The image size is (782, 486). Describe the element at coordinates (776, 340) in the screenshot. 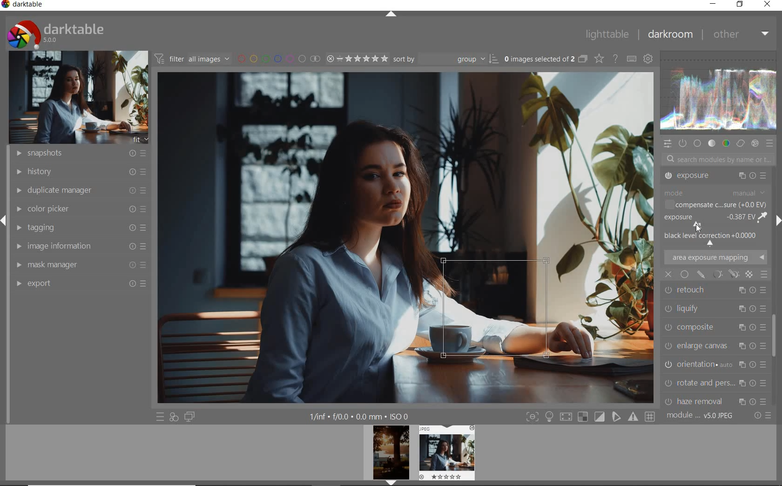

I see `SCROLLBAR` at that location.